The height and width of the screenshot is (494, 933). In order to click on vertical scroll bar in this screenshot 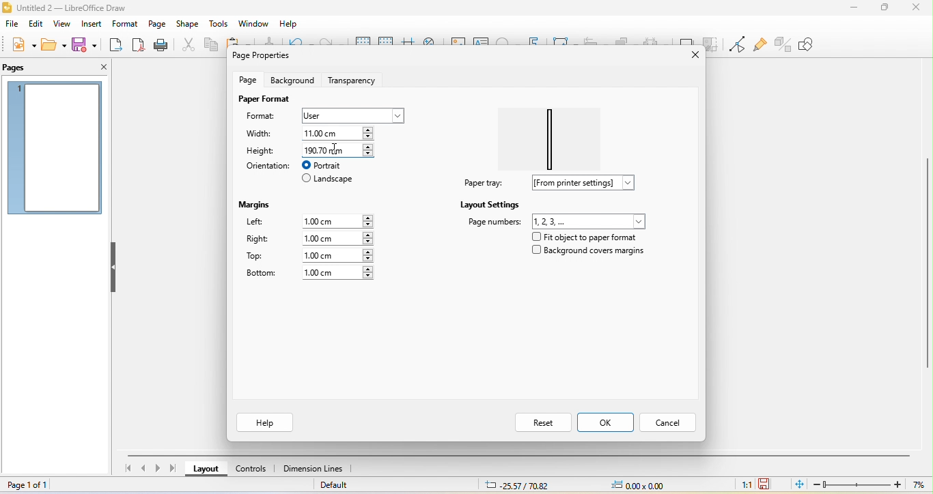, I will do `click(927, 259)`.